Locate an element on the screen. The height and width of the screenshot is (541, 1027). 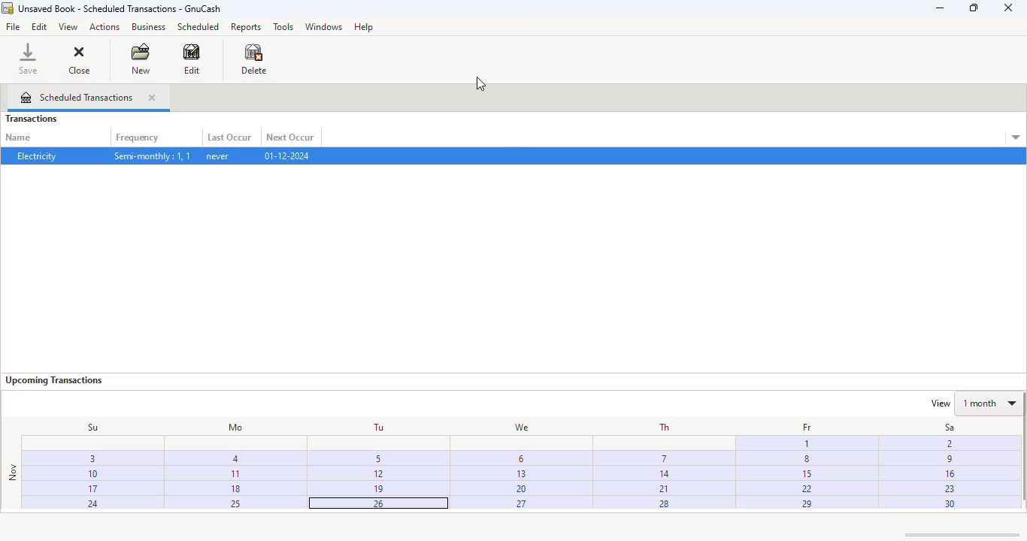
Su is located at coordinates (85, 427).